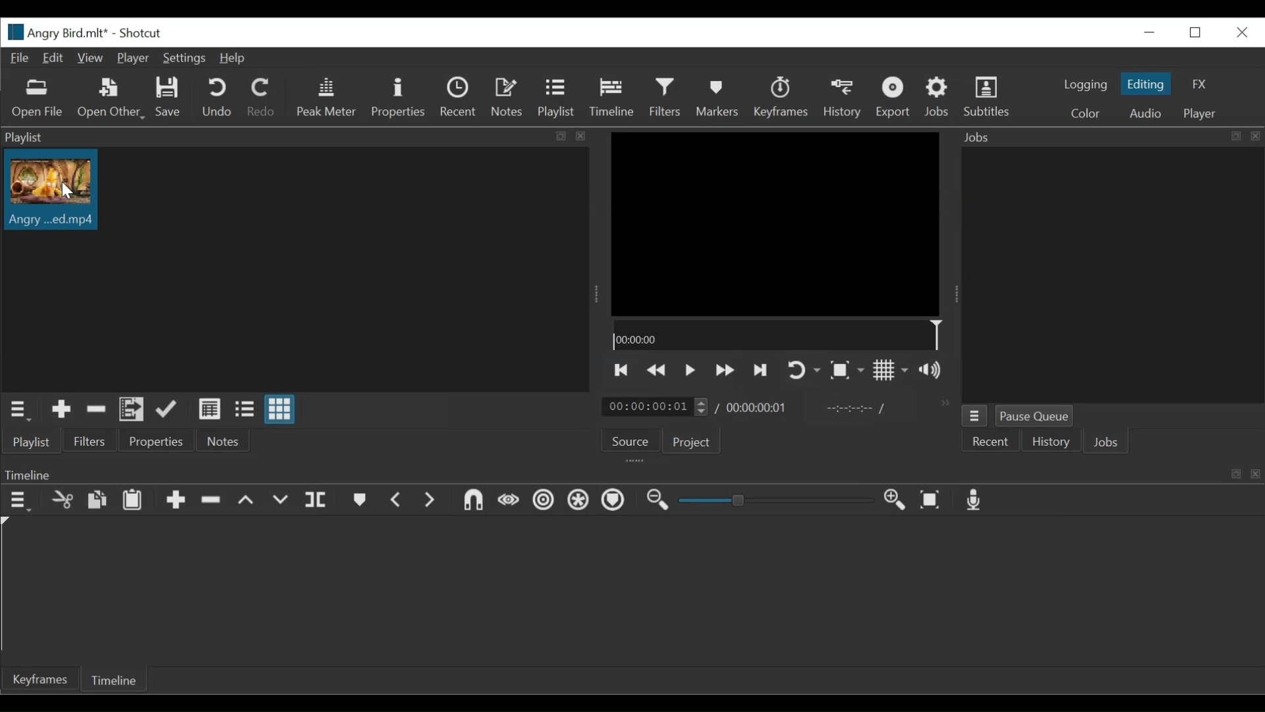 This screenshot has width=1265, height=712. I want to click on Shotcut, so click(144, 34).